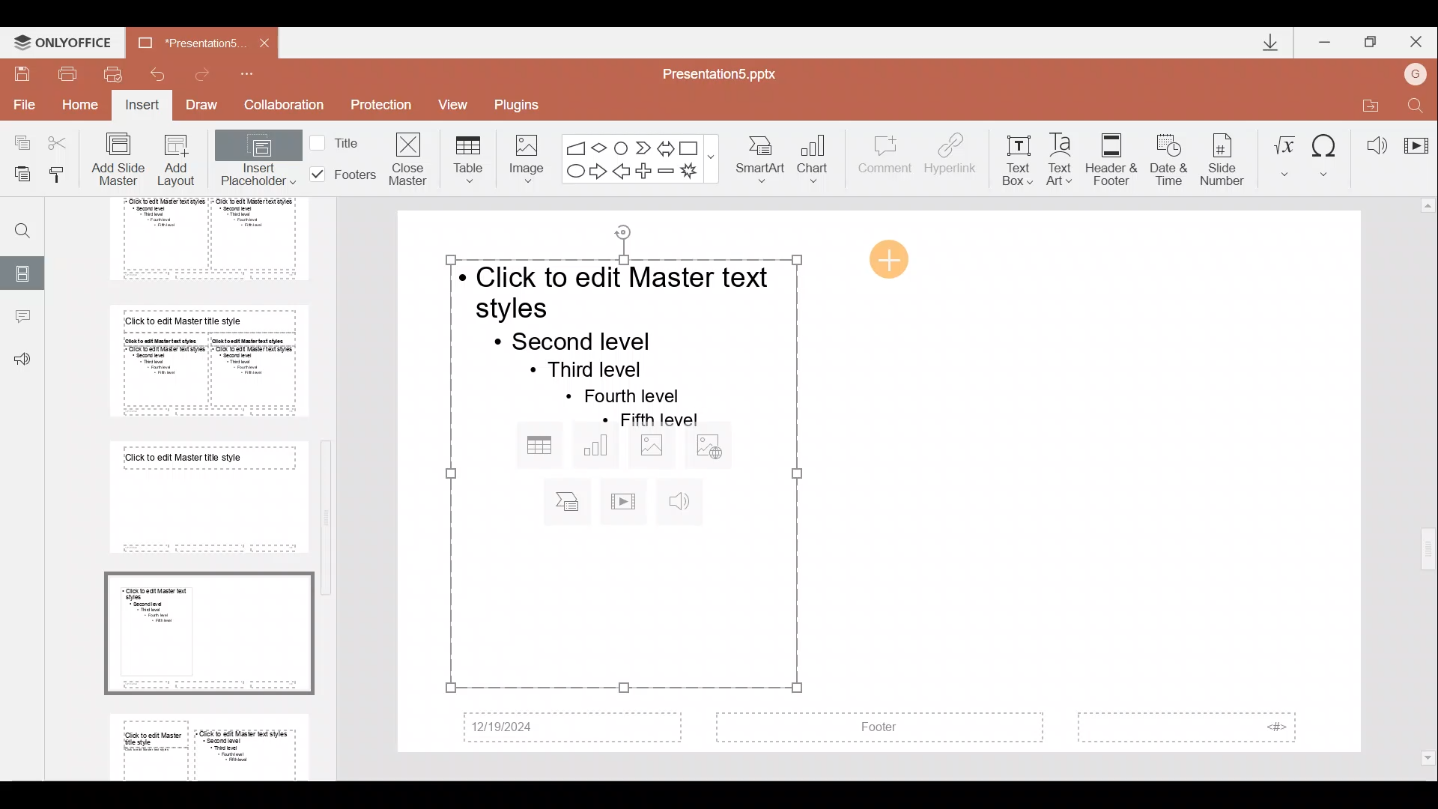  I want to click on Comment, so click(885, 161).